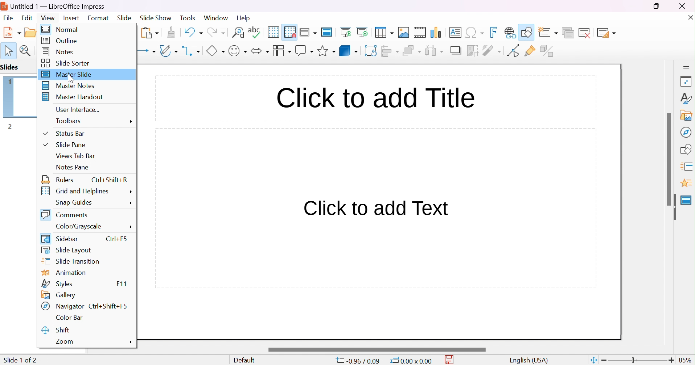  What do you see at coordinates (168, 51) in the screenshot?
I see `curves and polygons` at bounding box center [168, 51].